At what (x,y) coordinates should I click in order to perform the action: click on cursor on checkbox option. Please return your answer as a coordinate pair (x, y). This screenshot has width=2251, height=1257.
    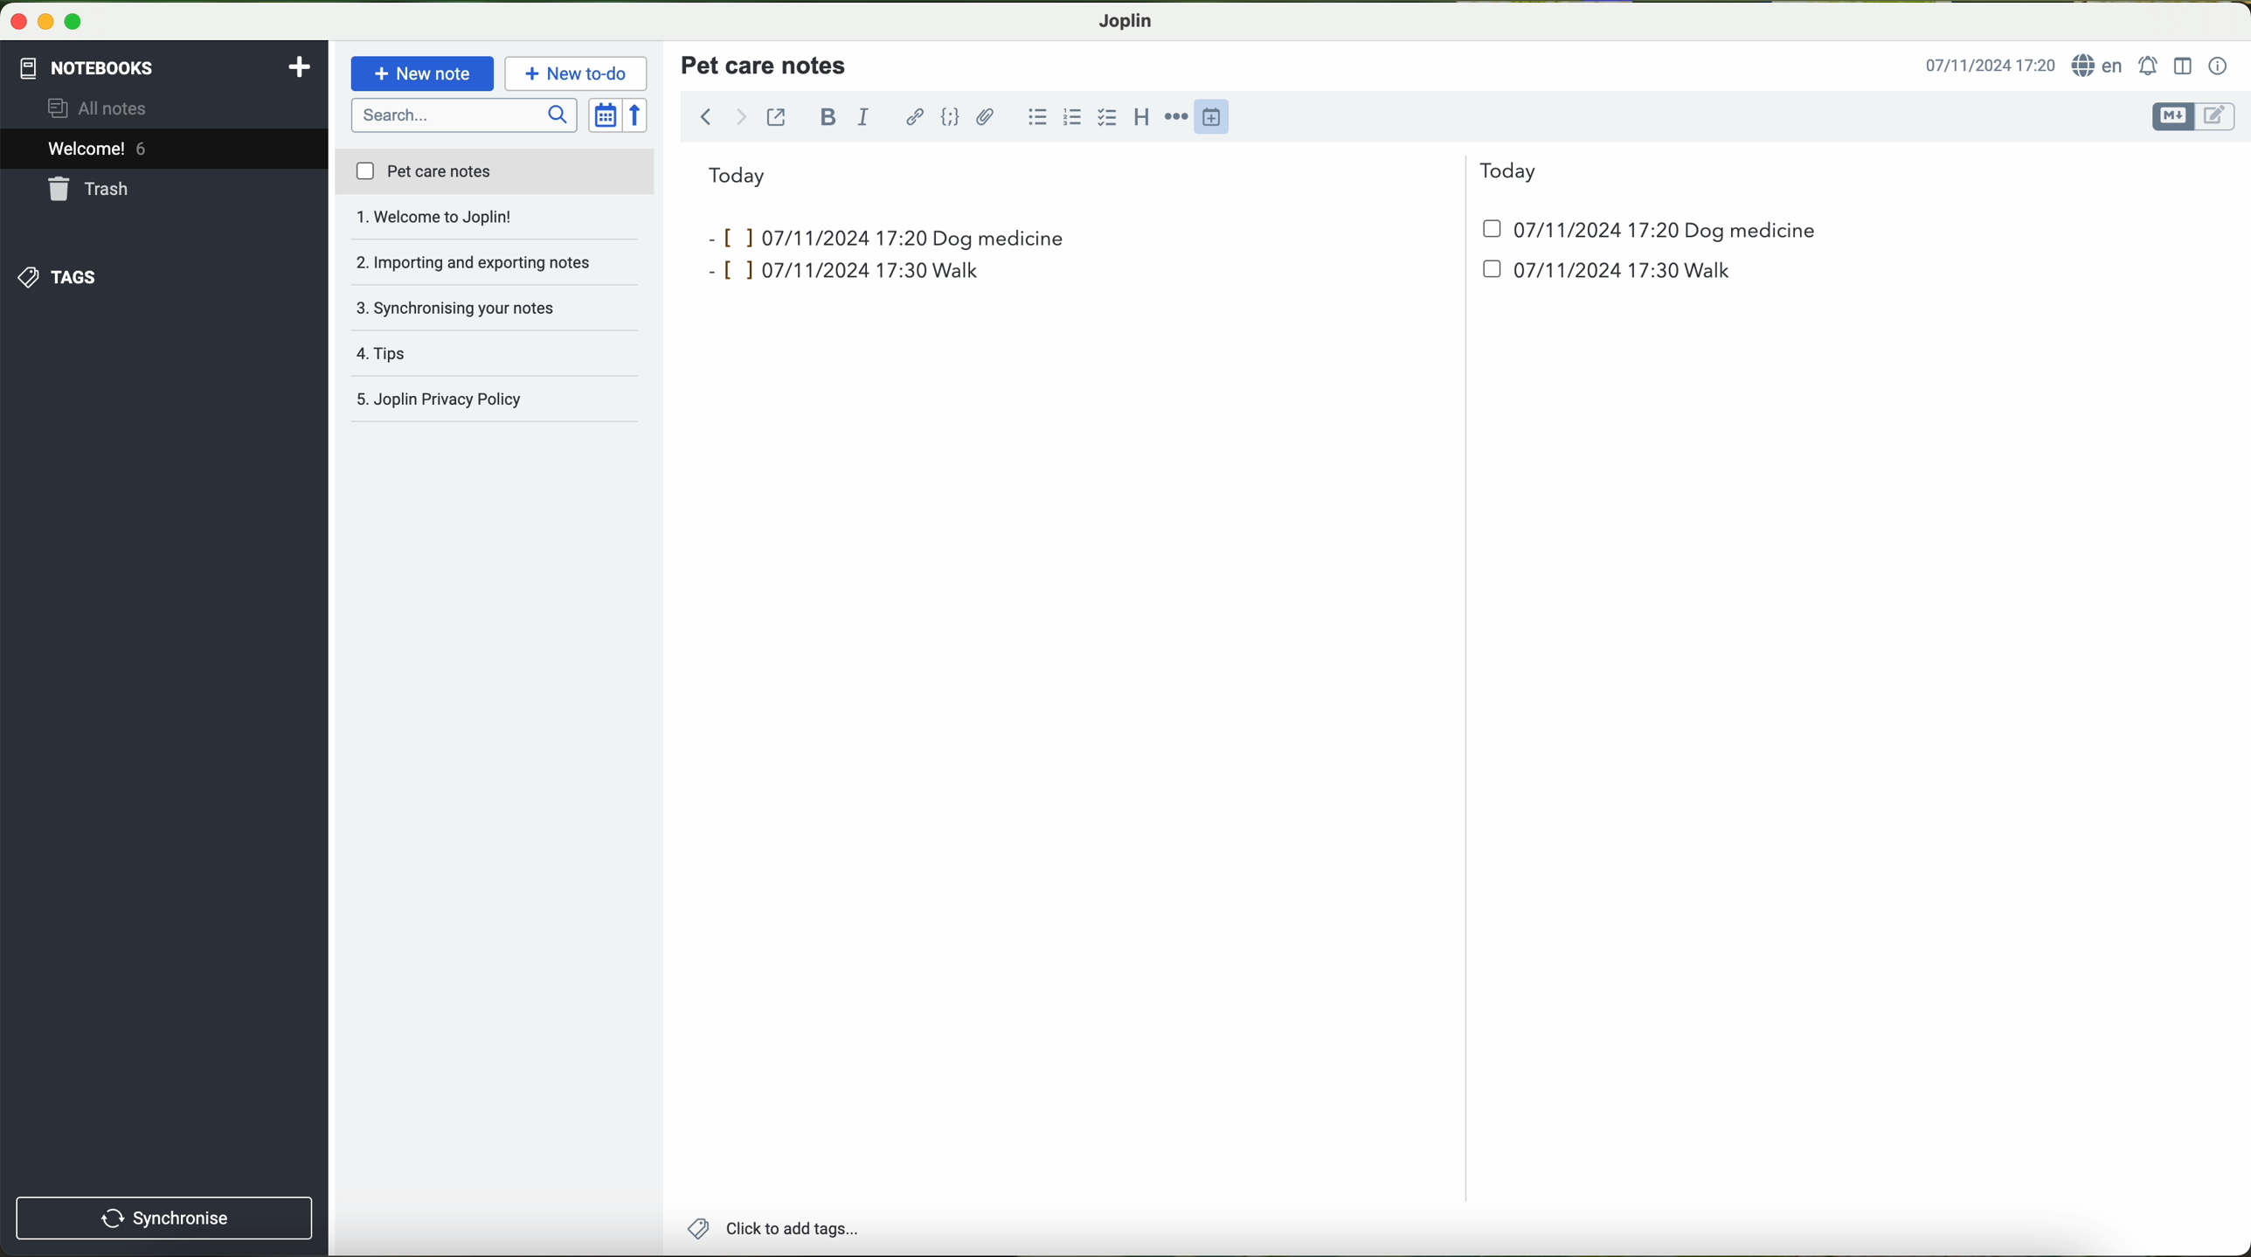
    Looking at the image, I should click on (1110, 118).